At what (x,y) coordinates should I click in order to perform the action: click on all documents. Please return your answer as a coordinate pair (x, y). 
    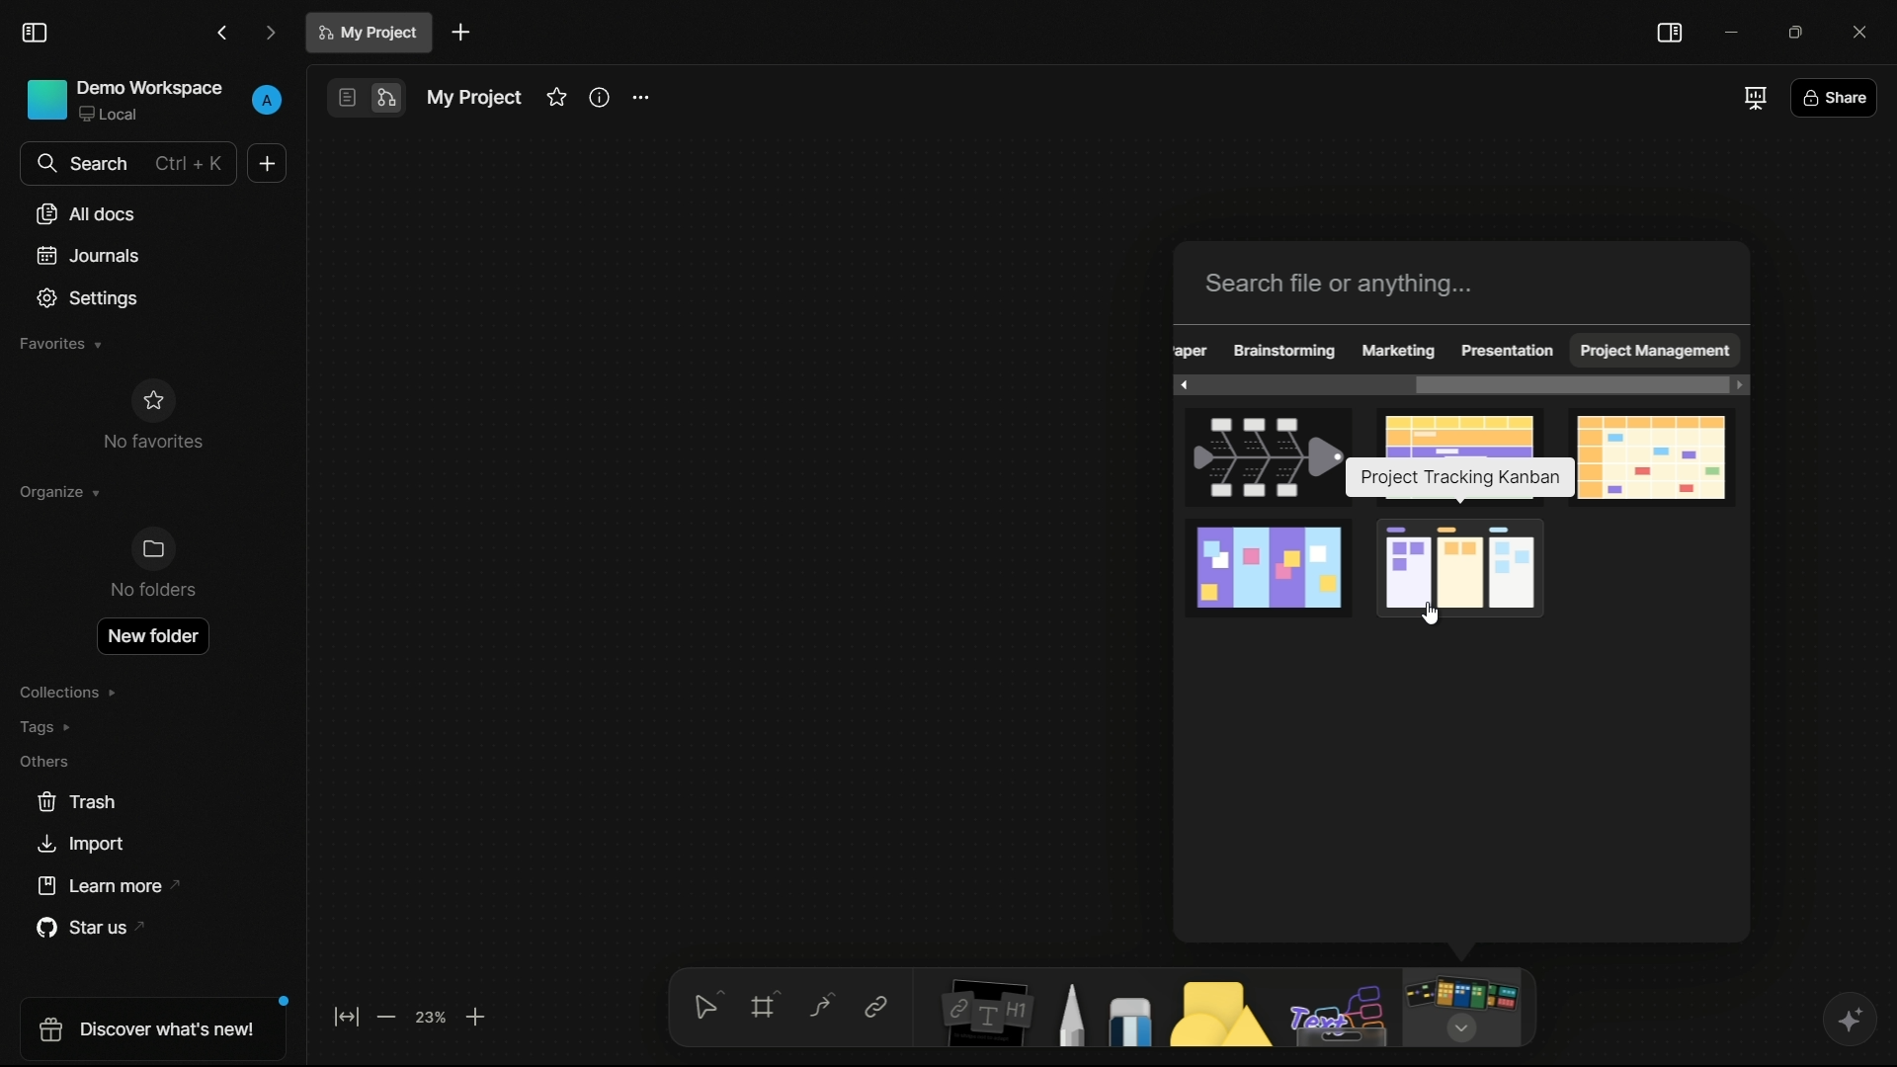
    Looking at the image, I should click on (88, 213).